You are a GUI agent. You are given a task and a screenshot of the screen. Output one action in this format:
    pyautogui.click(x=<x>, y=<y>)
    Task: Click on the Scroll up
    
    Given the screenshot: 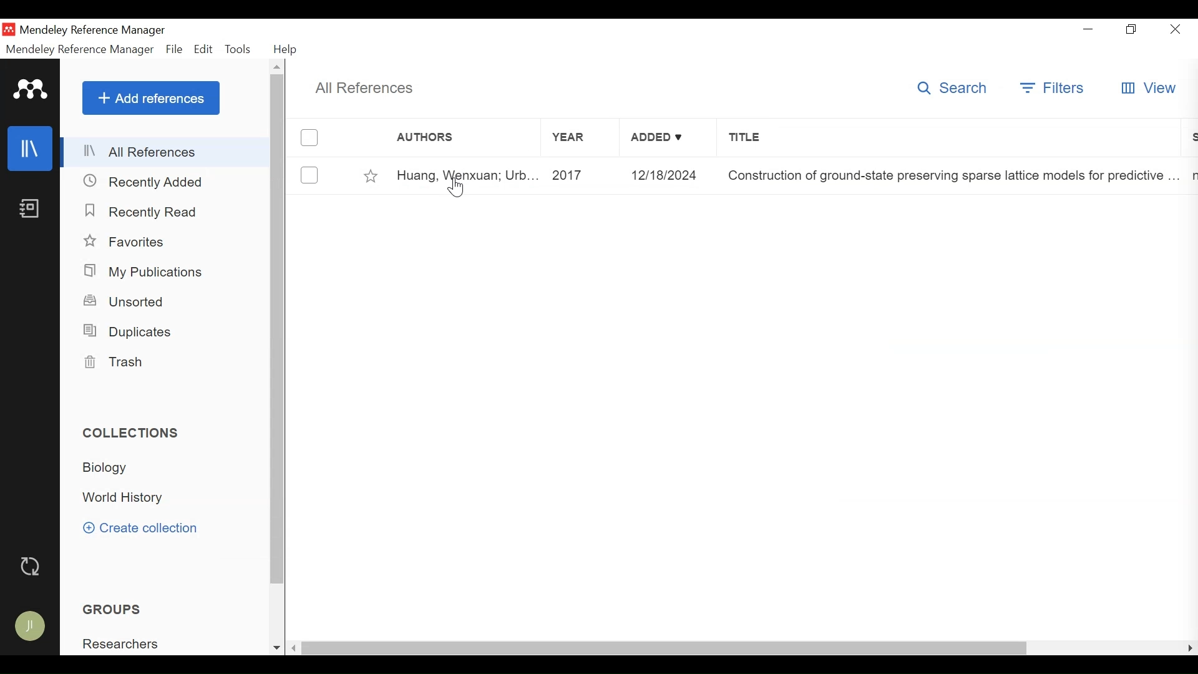 What is the action you would take?
    pyautogui.click(x=279, y=66)
    